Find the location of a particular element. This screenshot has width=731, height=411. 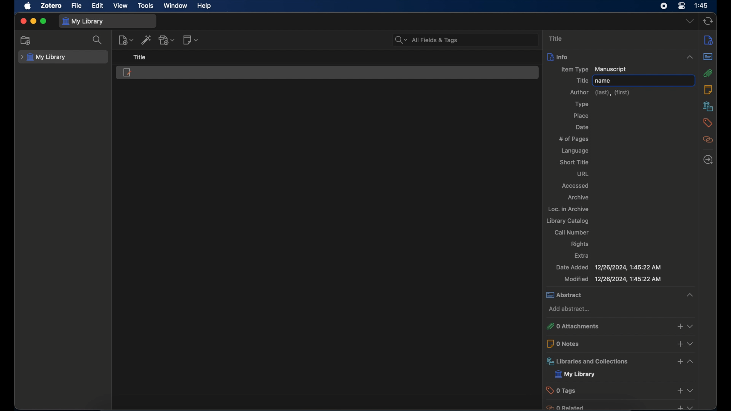

type is located at coordinates (582, 104).